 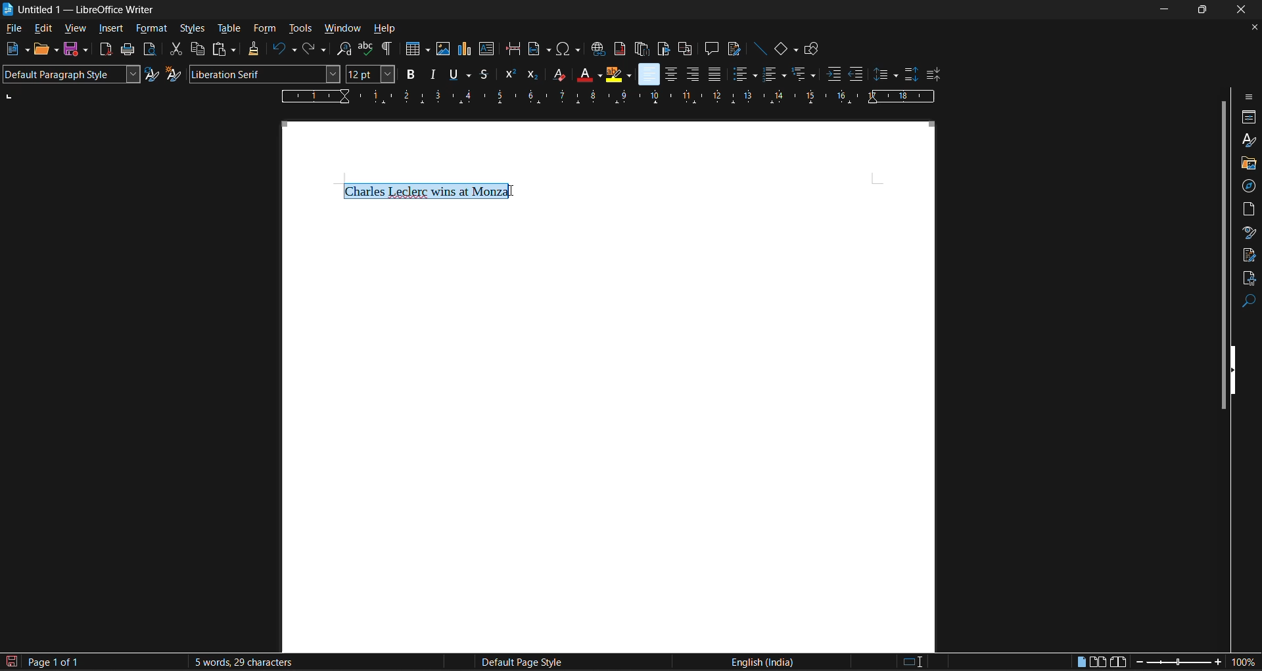 I want to click on form, so click(x=266, y=29).